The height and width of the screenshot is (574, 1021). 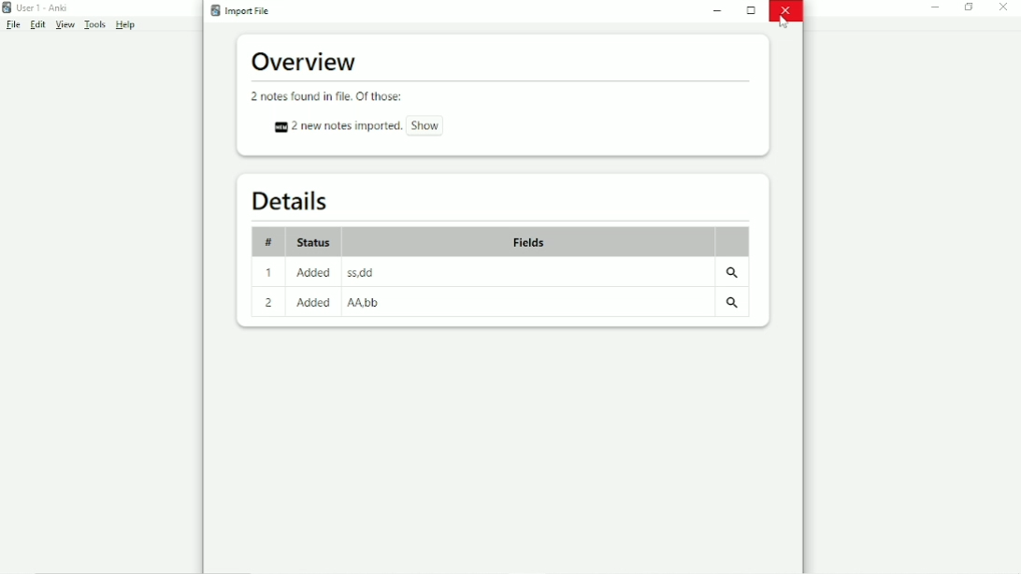 What do you see at coordinates (969, 7) in the screenshot?
I see `Restore down` at bounding box center [969, 7].